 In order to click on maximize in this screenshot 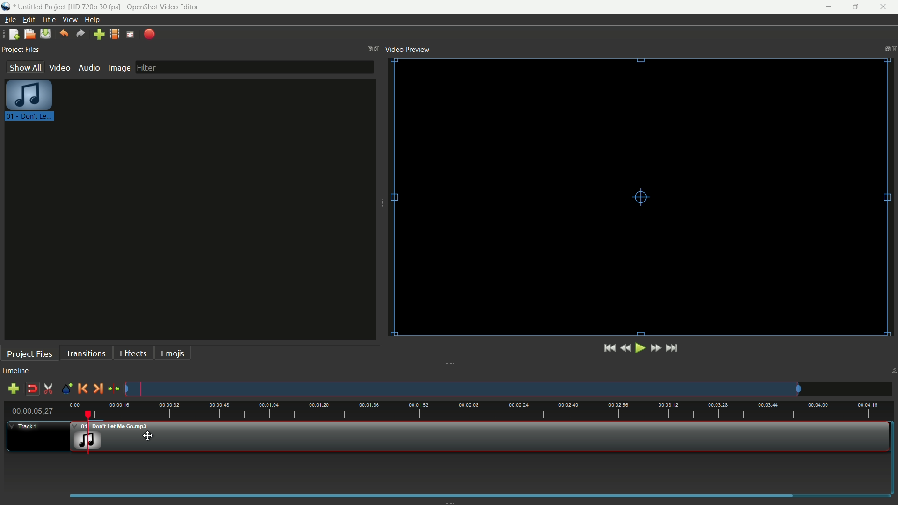, I will do `click(857, 7)`.